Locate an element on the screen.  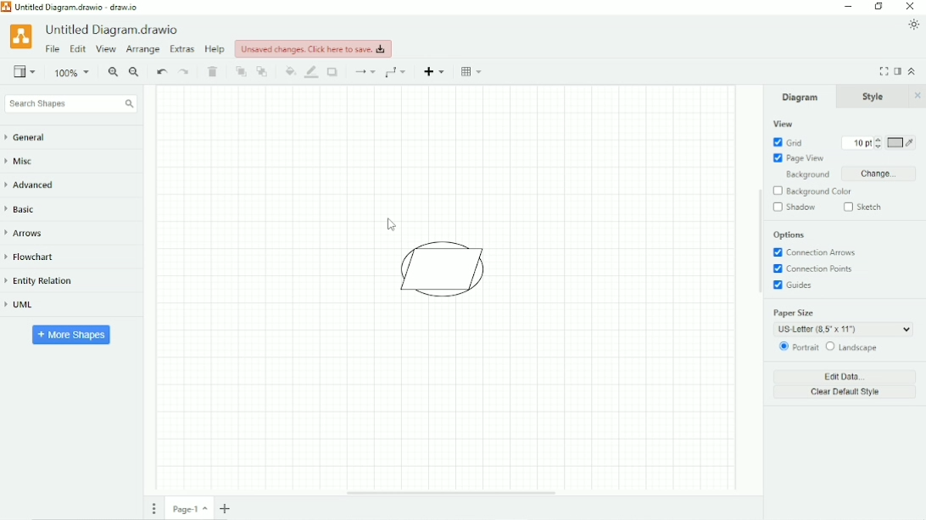
Format is located at coordinates (898, 71).